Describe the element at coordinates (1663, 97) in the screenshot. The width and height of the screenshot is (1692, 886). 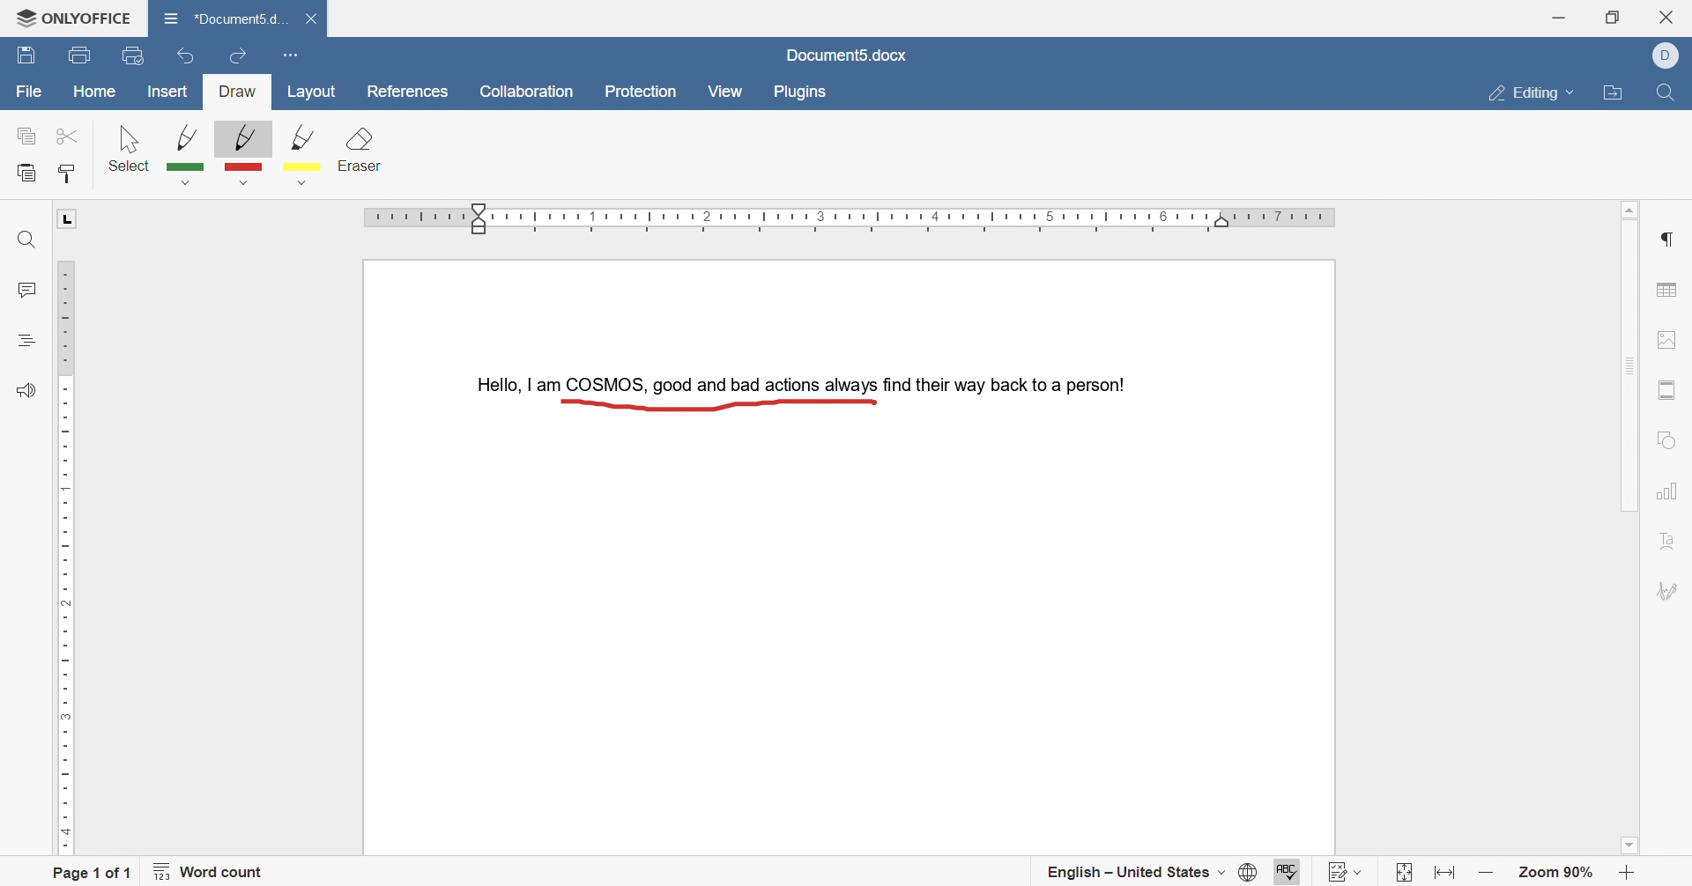
I see `find` at that location.